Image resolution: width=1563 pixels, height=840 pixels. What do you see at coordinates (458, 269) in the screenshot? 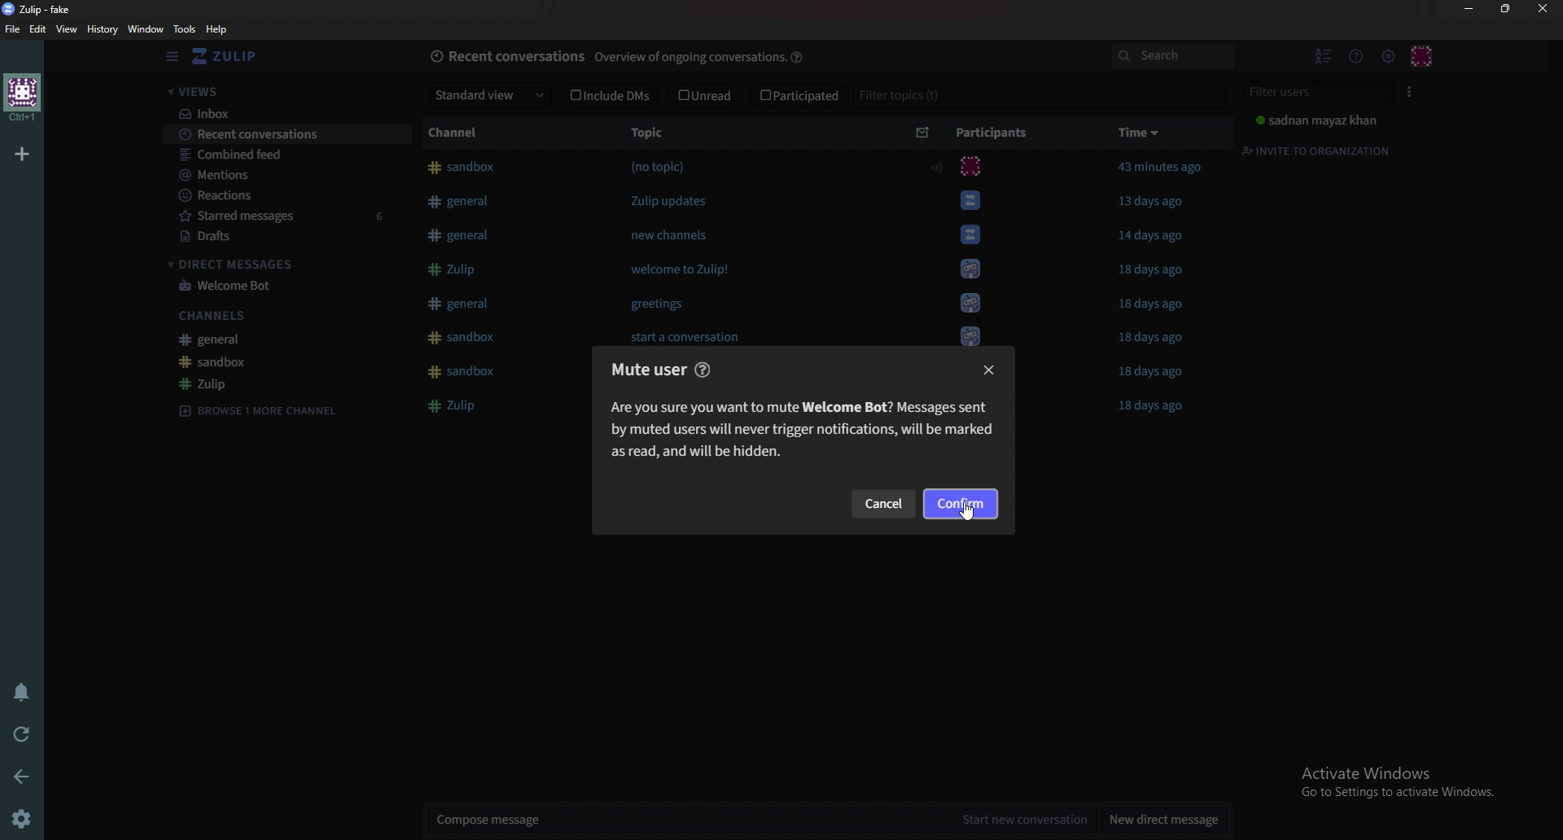
I see `# Zulip` at bounding box center [458, 269].